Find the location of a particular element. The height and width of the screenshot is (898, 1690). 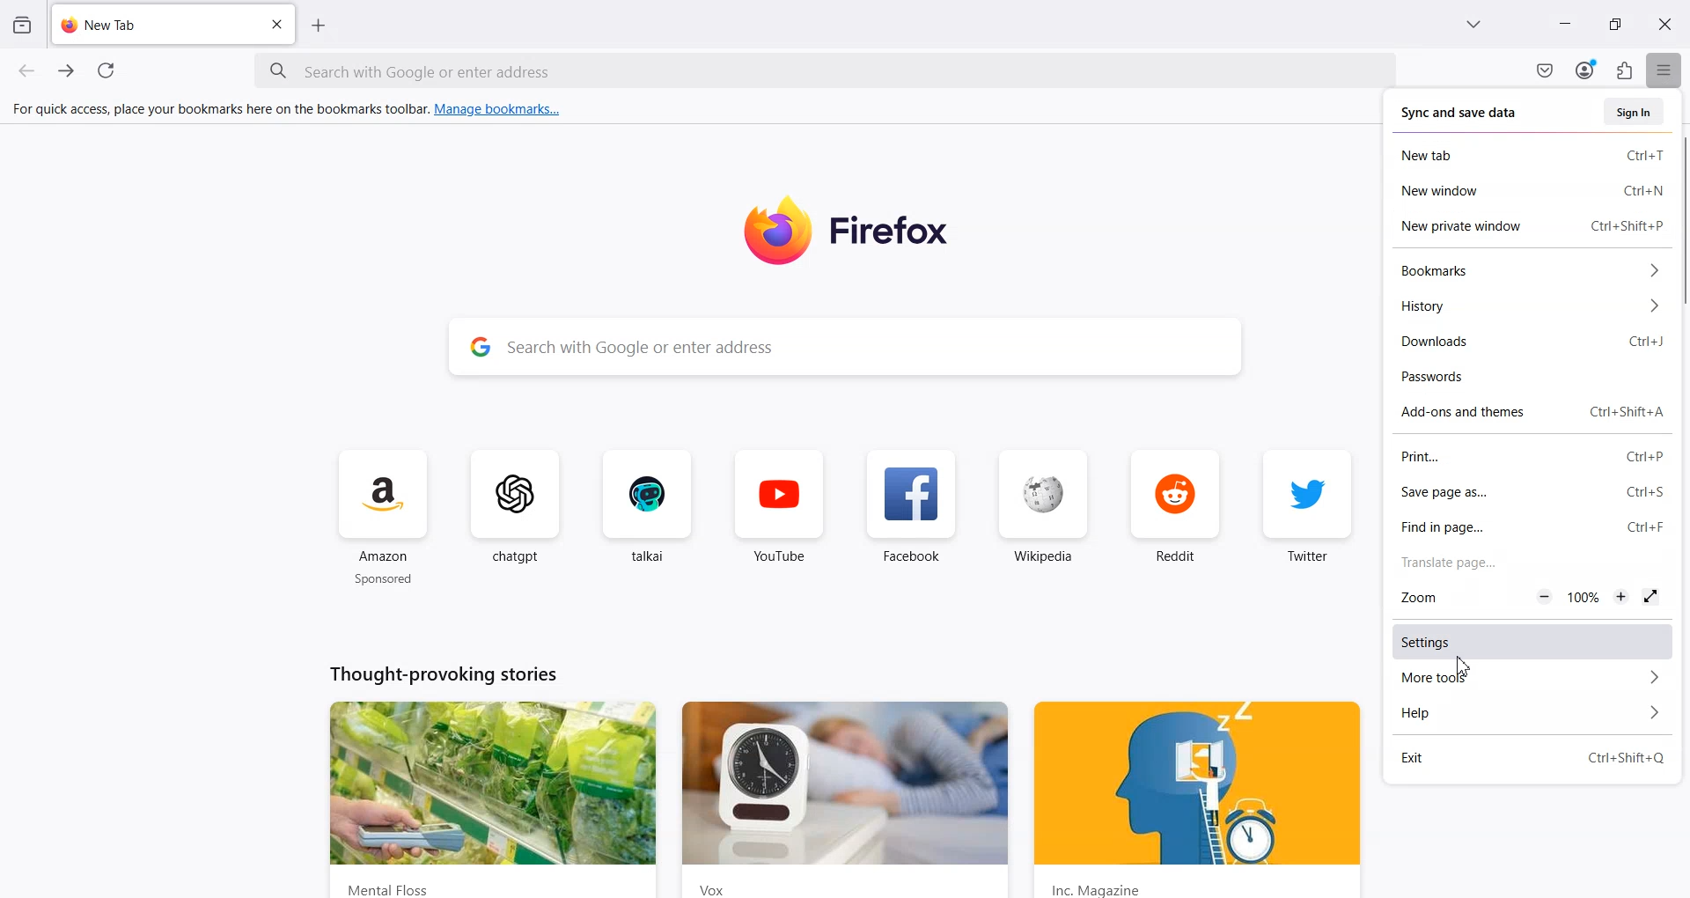

Mac Safe is located at coordinates (1545, 70).